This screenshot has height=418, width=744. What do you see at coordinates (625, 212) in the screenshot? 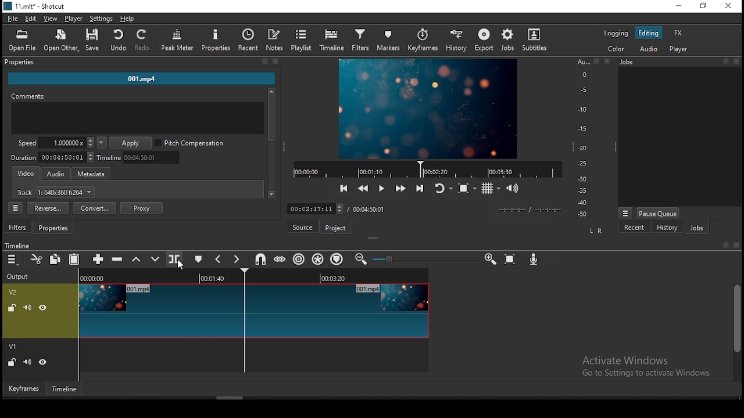
I see `MORE OPTIONS` at bounding box center [625, 212].